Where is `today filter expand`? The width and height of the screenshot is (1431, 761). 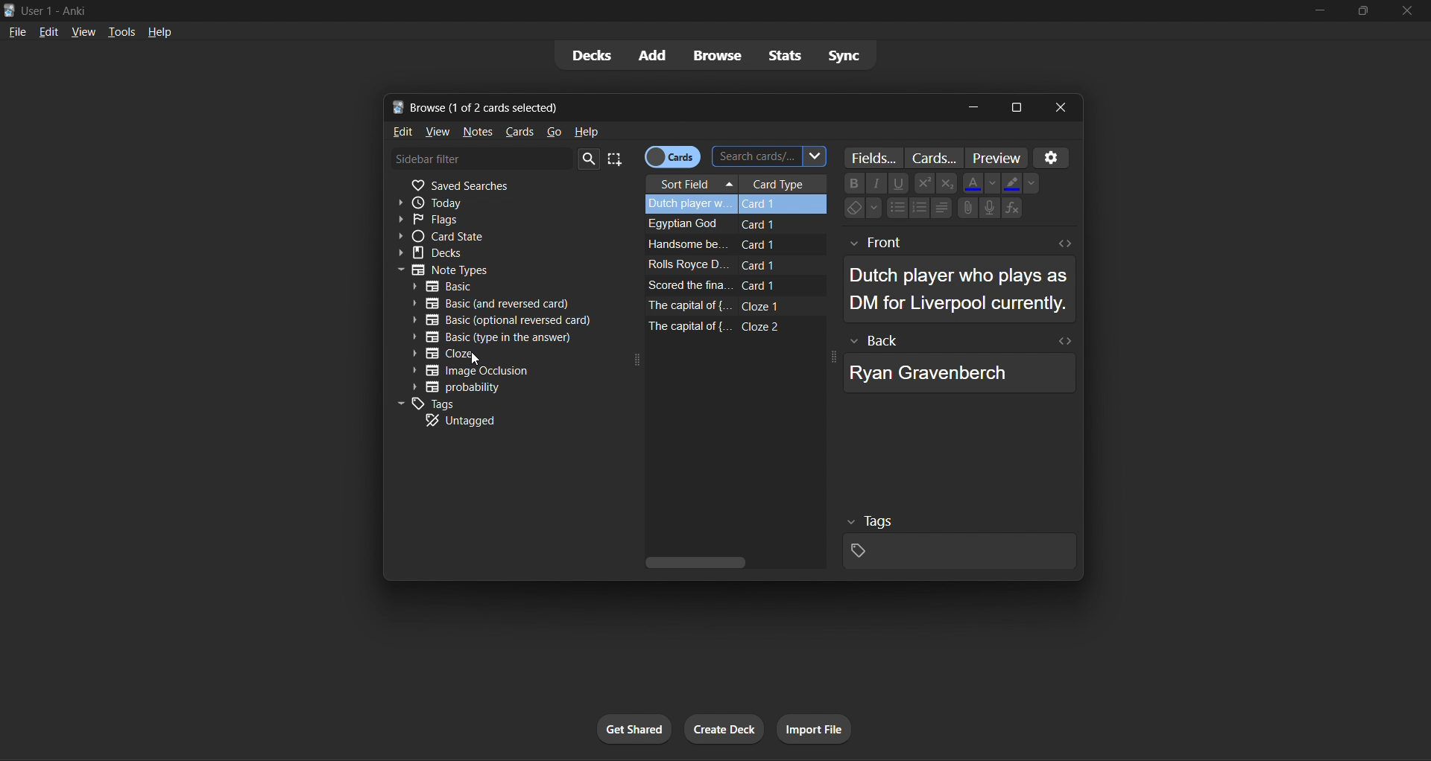
today filter expand is located at coordinates (514, 202).